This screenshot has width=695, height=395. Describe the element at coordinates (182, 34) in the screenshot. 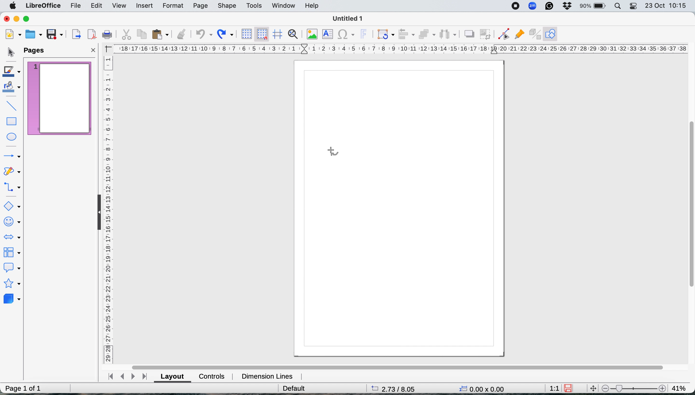

I see `clone formatting` at that location.